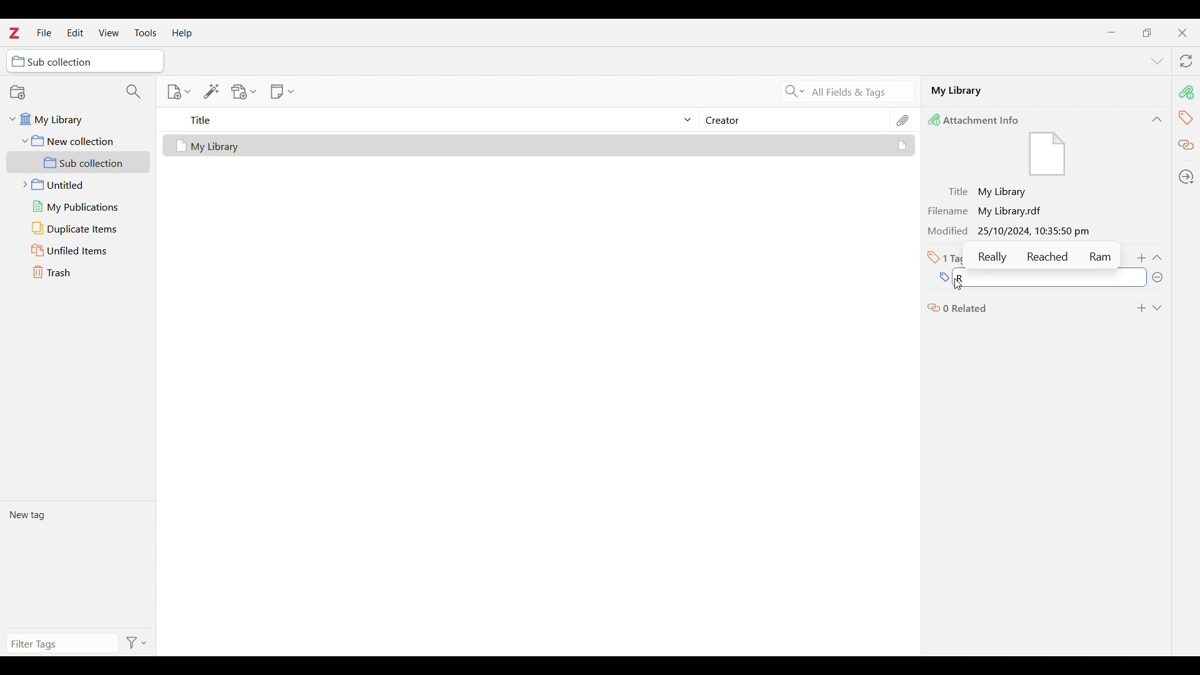 The width and height of the screenshot is (1200, 675). Describe the element at coordinates (13, 32) in the screenshot. I see `Software logo` at that location.